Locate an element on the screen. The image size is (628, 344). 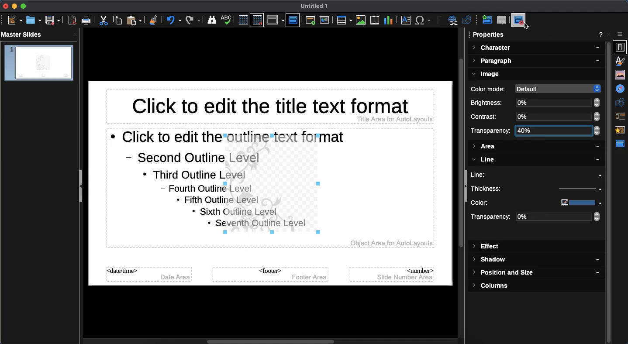
Save is located at coordinates (52, 21).